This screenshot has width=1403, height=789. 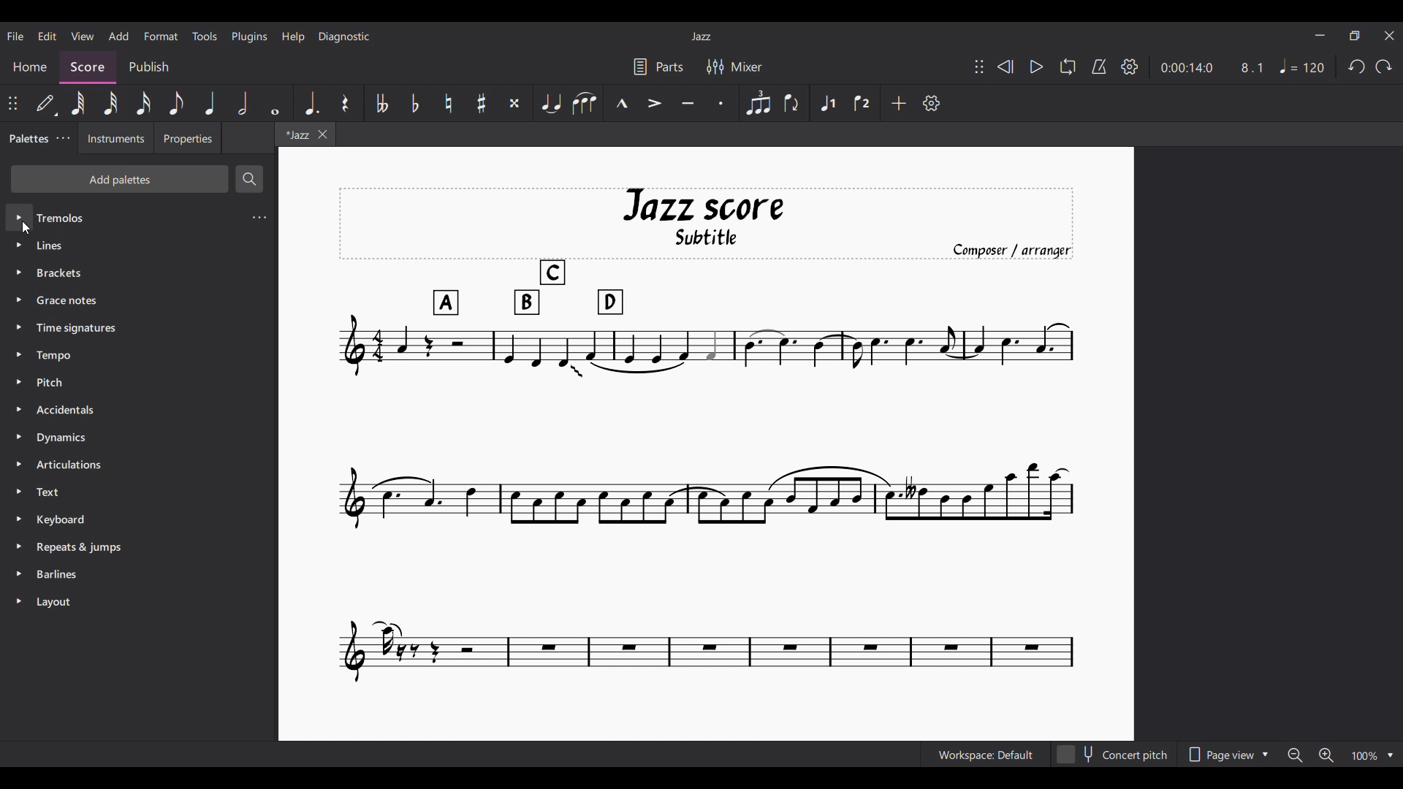 What do you see at coordinates (88, 67) in the screenshot?
I see `Score` at bounding box center [88, 67].